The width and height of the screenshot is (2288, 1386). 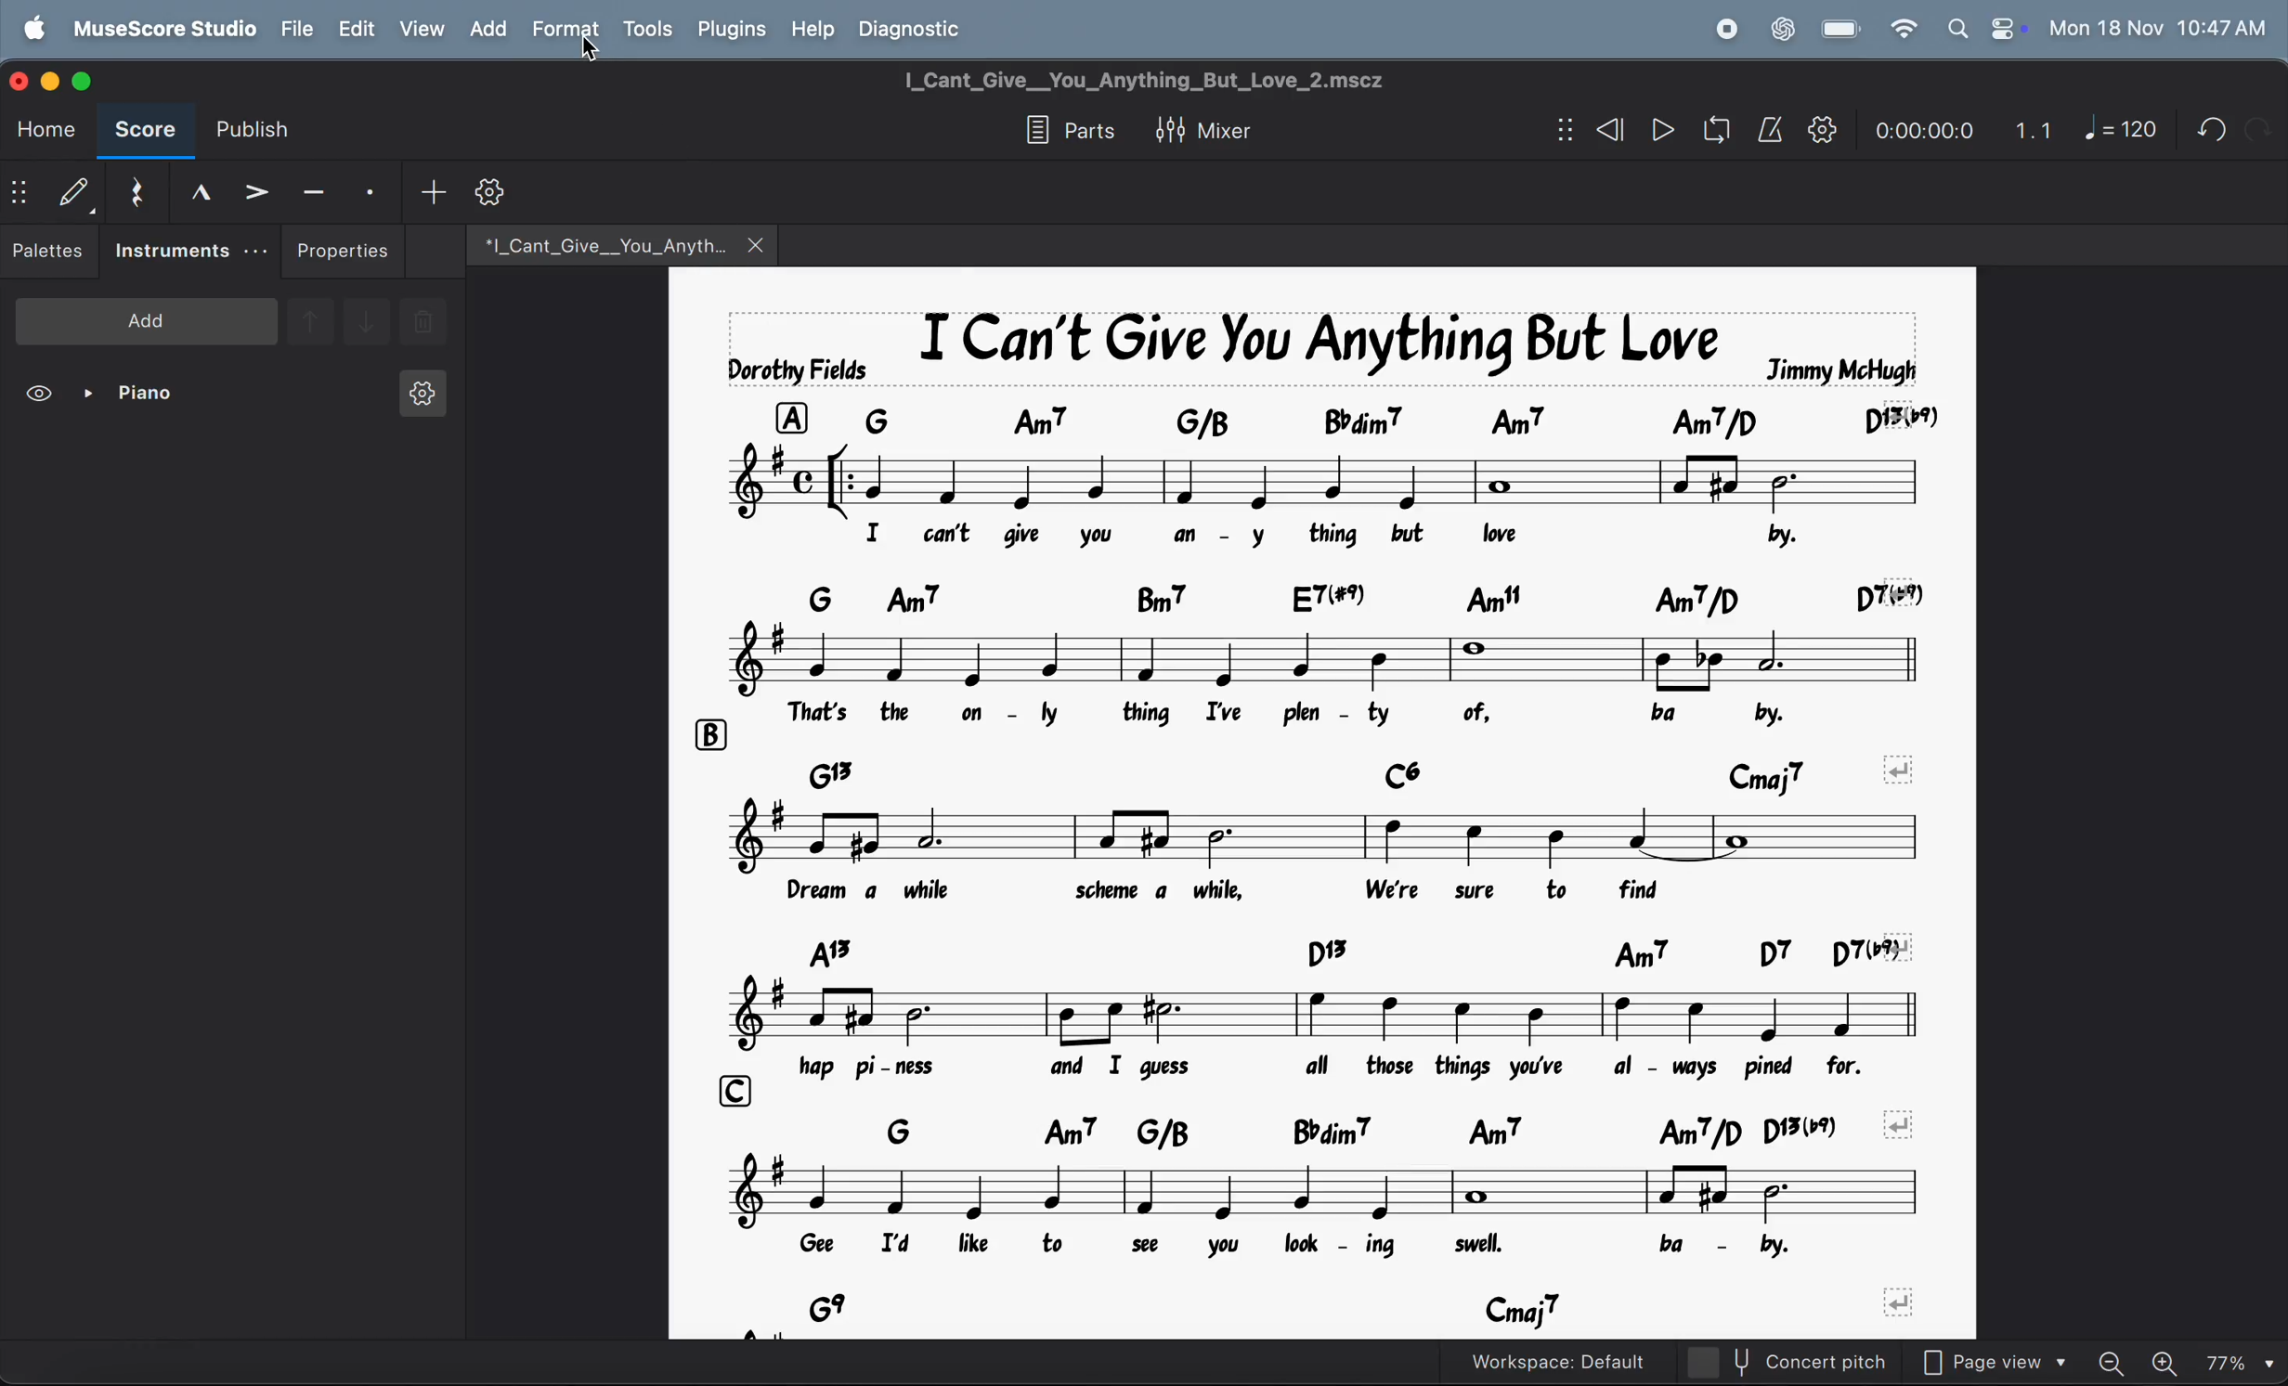 What do you see at coordinates (2119, 1356) in the screenshot?
I see `zoom out` at bounding box center [2119, 1356].